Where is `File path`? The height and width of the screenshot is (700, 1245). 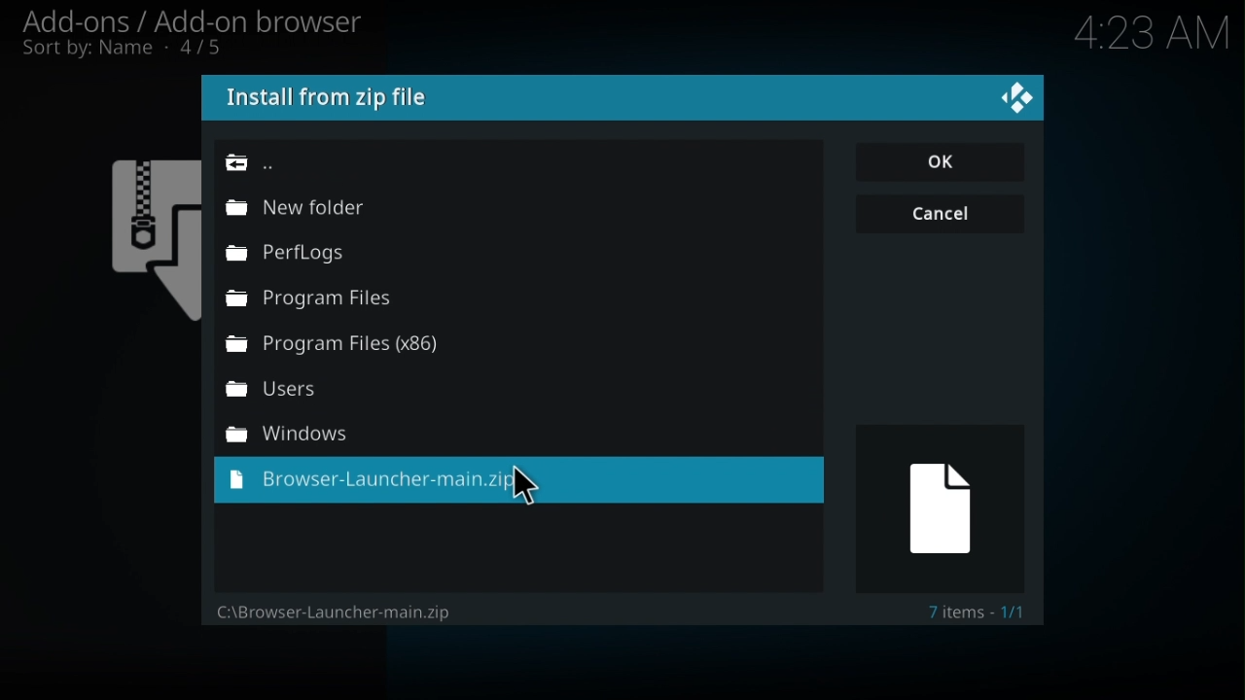 File path is located at coordinates (334, 612).